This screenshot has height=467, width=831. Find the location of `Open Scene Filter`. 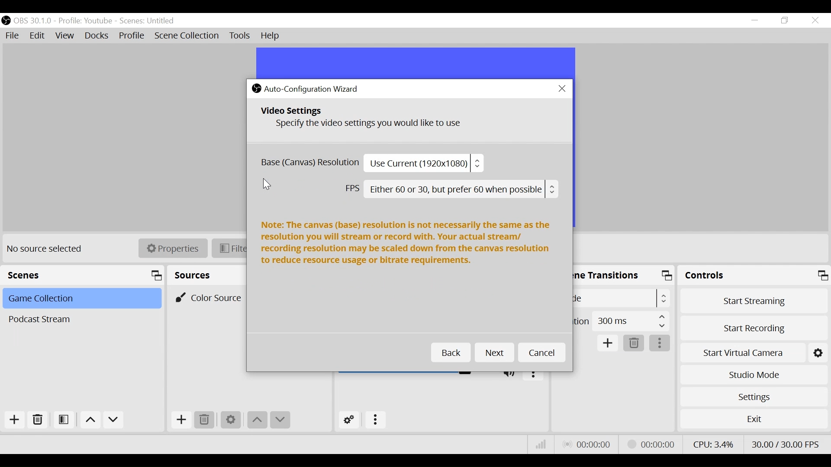

Open Scene Filter is located at coordinates (64, 420).